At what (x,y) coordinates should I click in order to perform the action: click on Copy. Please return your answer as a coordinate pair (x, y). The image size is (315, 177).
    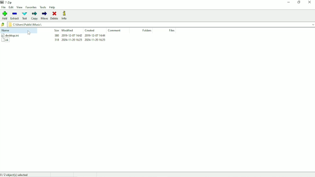
    Looking at the image, I should click on (34, 16).